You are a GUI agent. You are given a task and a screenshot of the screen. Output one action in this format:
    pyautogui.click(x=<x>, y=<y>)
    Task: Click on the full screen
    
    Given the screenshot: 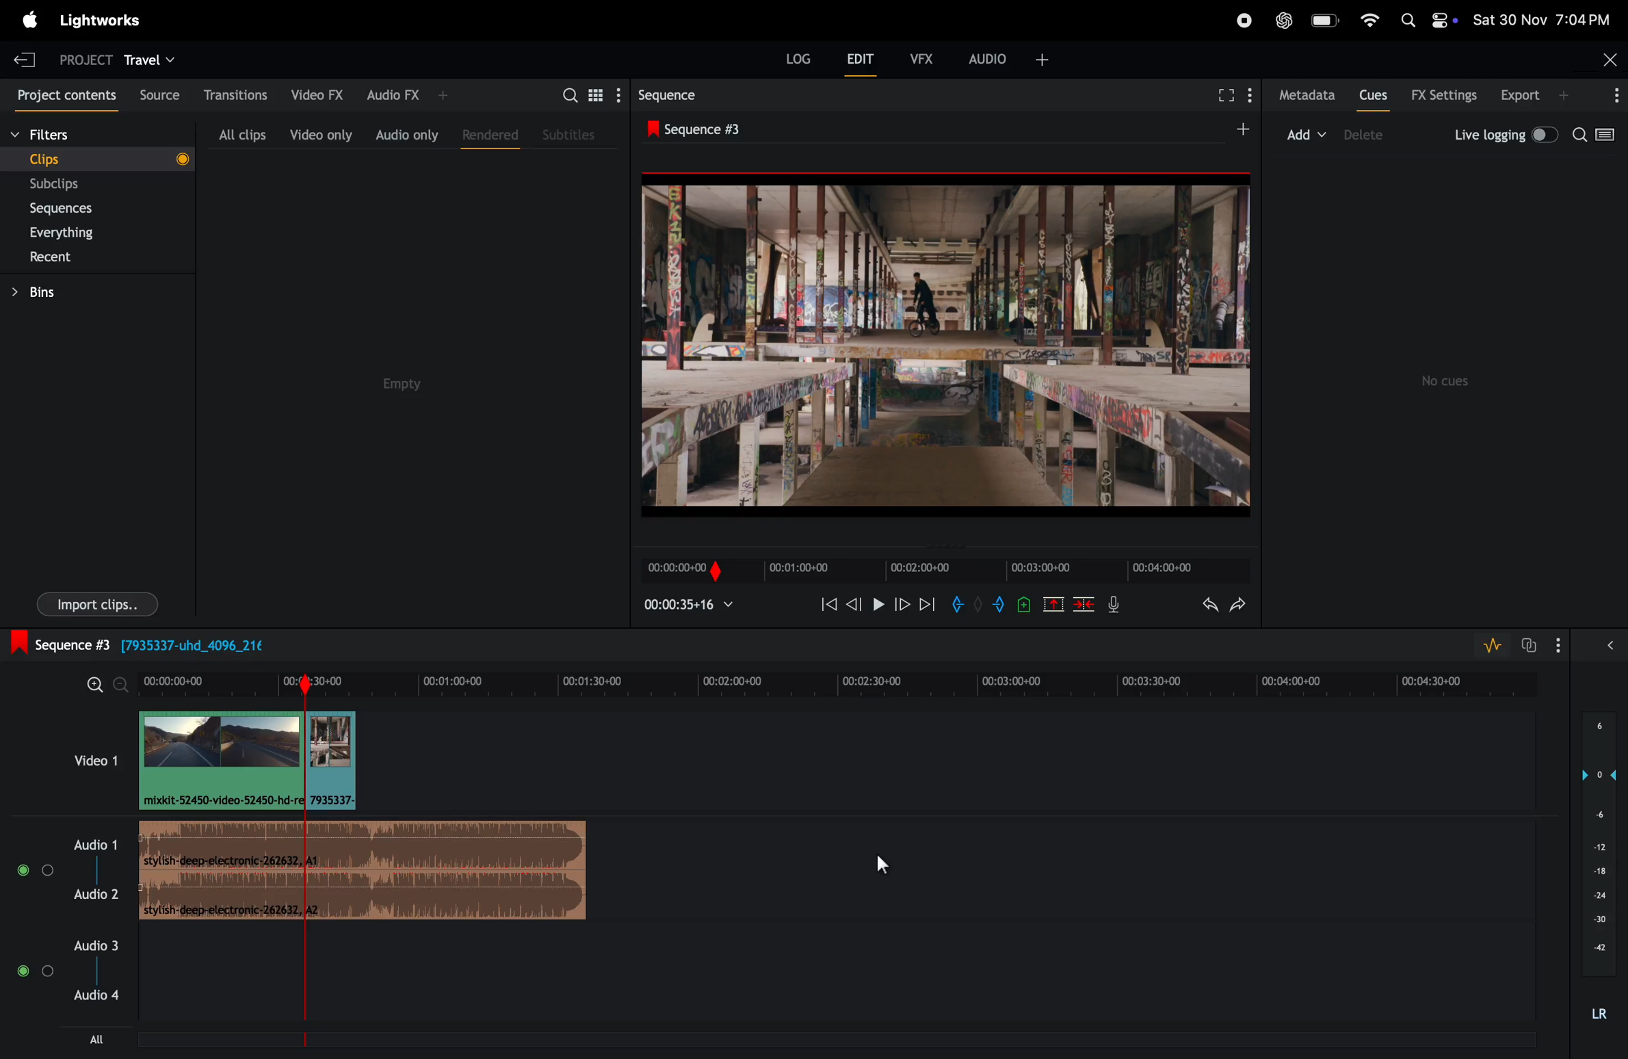 What is the action you would take?
    pyautogui.click(x=1225, y=97)
    